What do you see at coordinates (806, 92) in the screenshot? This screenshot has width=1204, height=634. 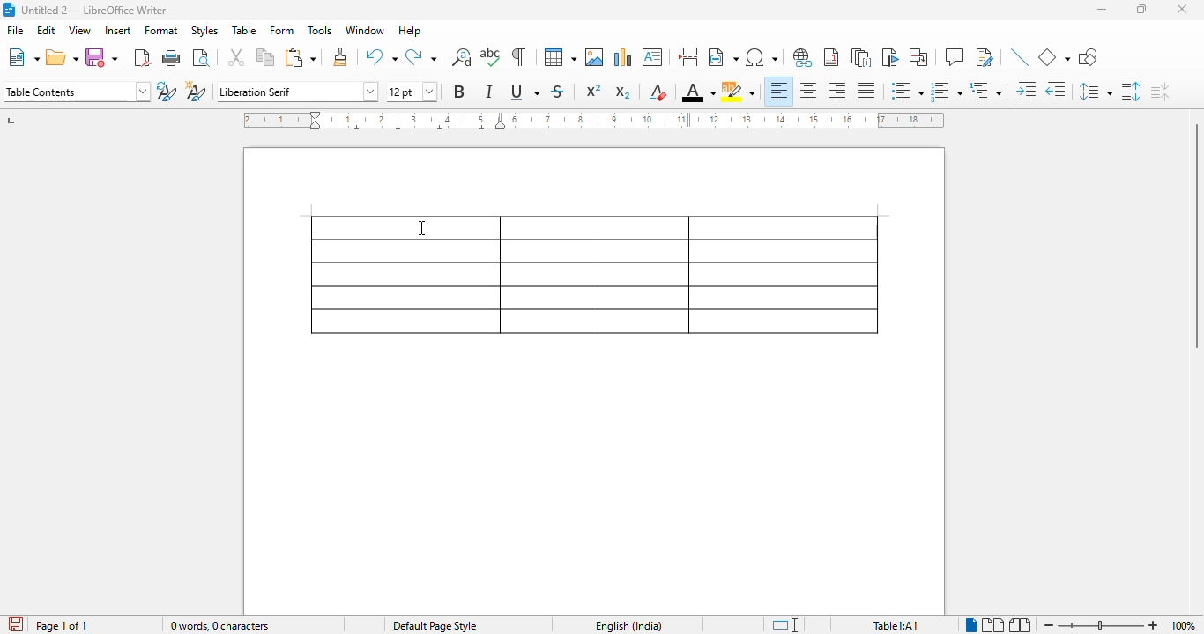 I see `align center` at bounding box center [806, 92].